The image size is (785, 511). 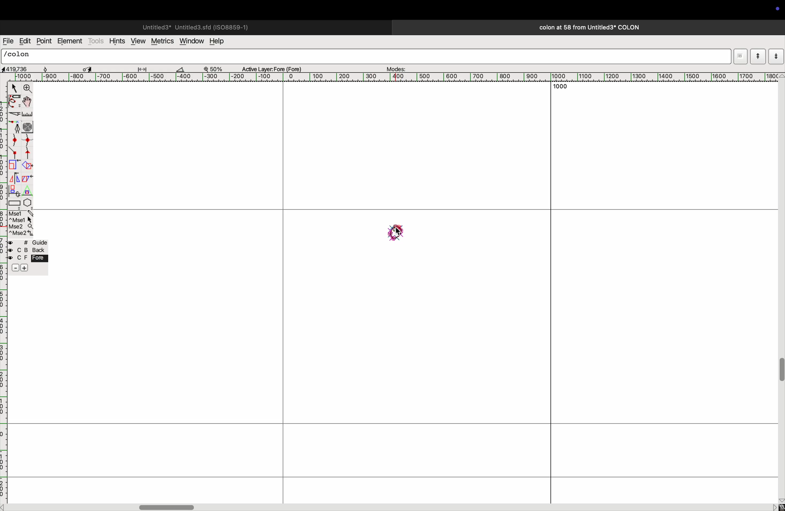 What do you see at coordinates (776, 56) in the screenshot?
I see `mode down` at bounding box center [776, 56].